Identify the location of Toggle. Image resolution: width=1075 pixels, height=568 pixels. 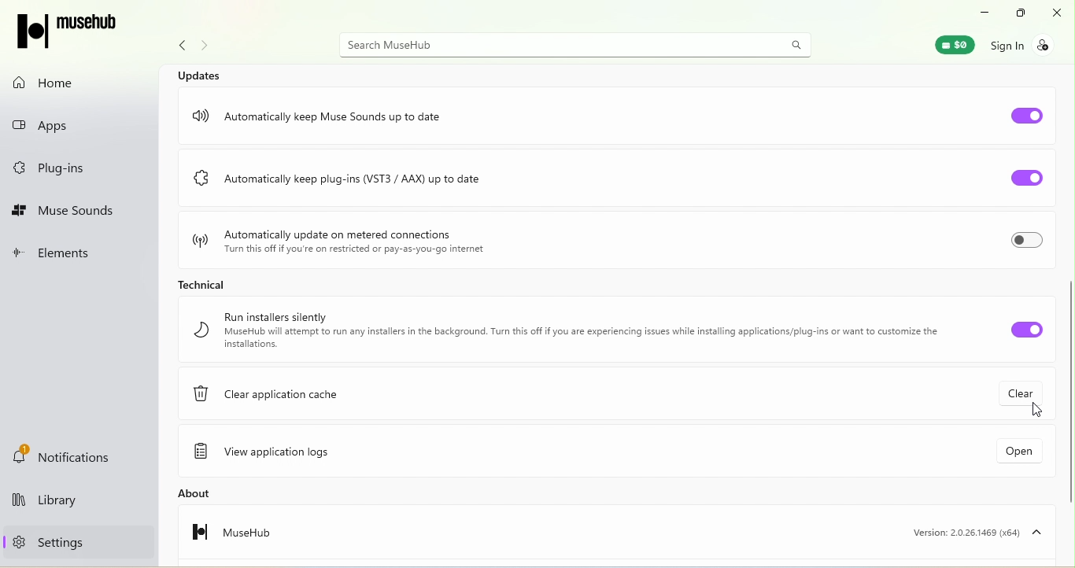
(1025, 243).